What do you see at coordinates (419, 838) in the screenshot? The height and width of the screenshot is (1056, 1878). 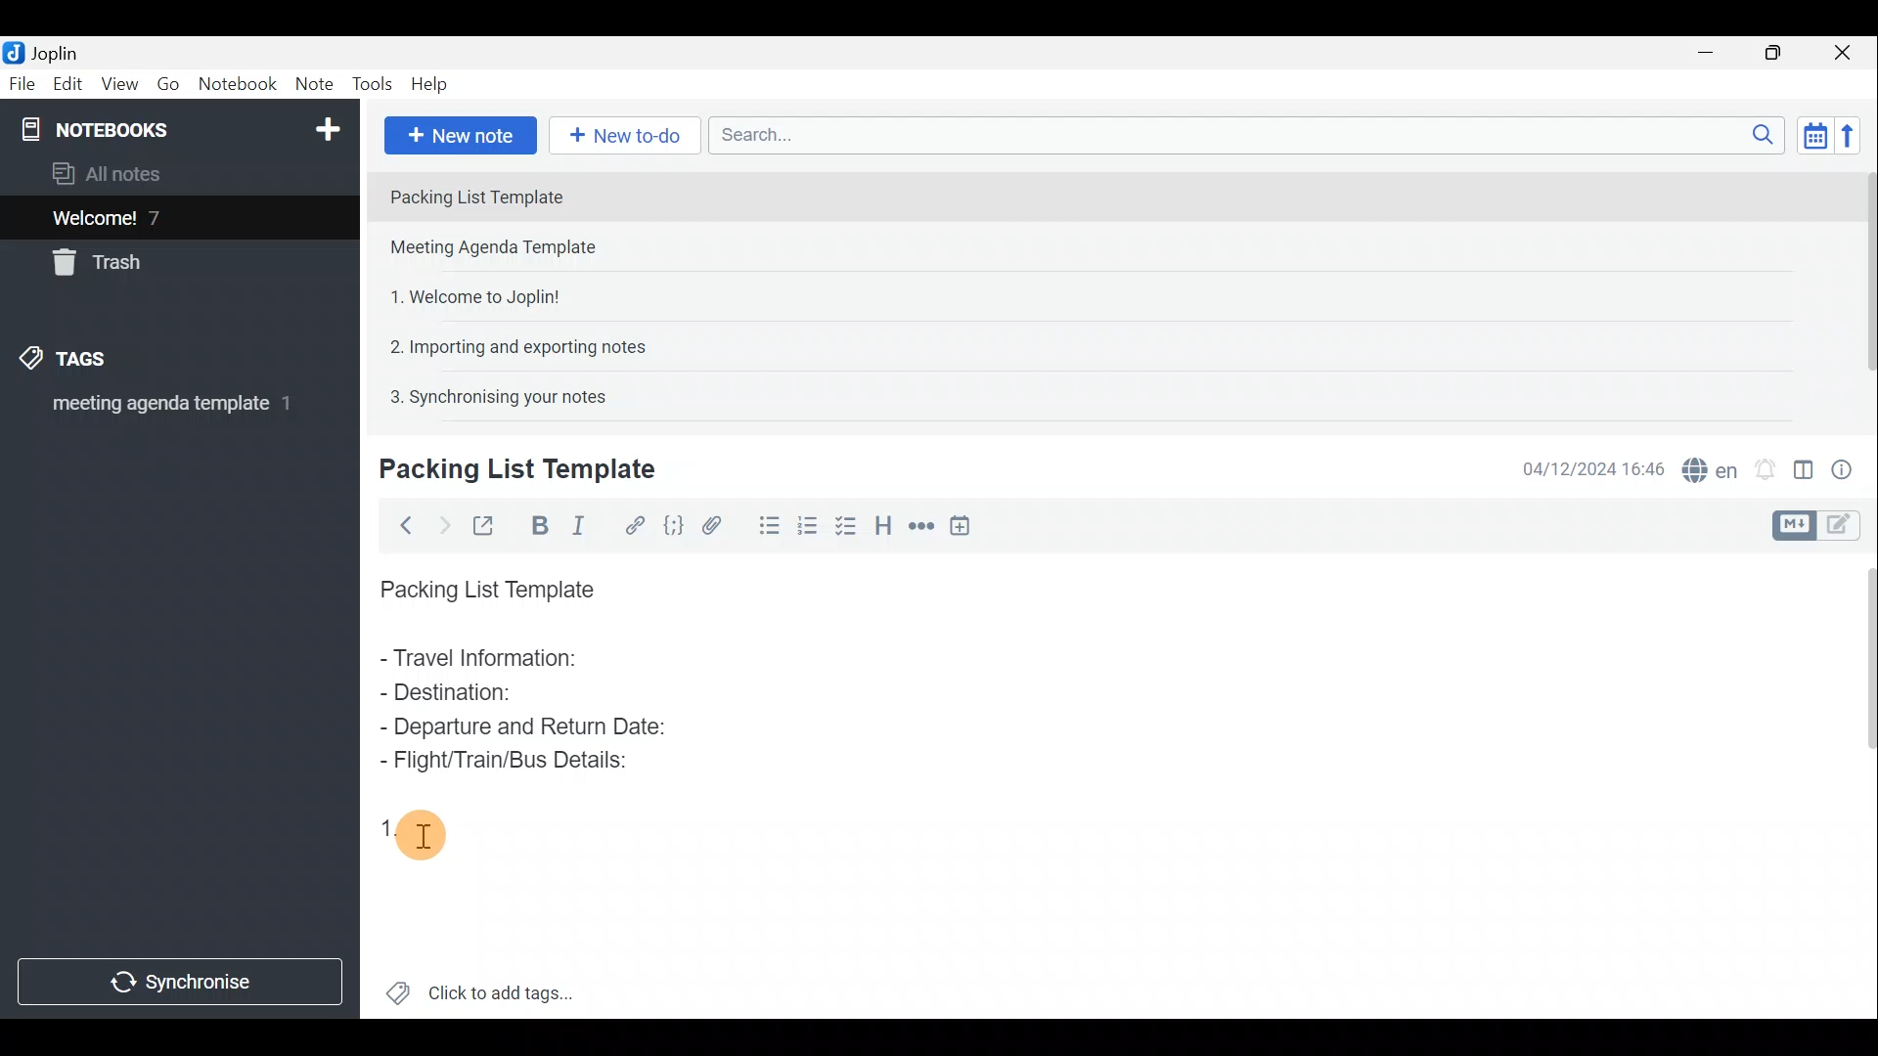 I see `Cursor` at bounding box center [419, 838].